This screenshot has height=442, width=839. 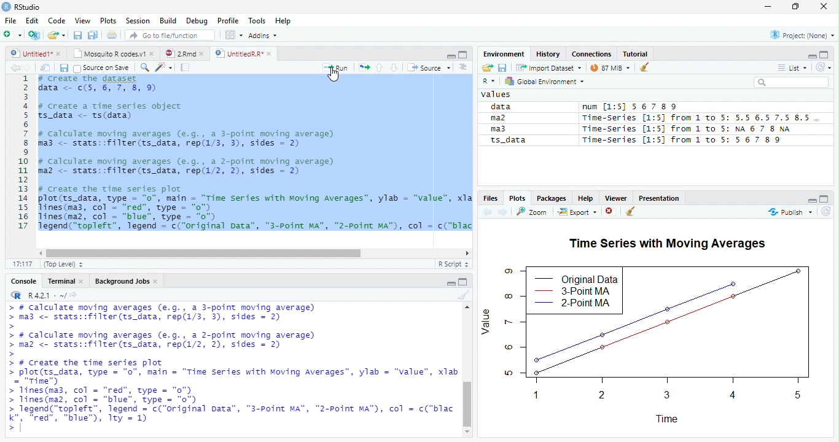 I want to click on close, so click(x=60, y=54).